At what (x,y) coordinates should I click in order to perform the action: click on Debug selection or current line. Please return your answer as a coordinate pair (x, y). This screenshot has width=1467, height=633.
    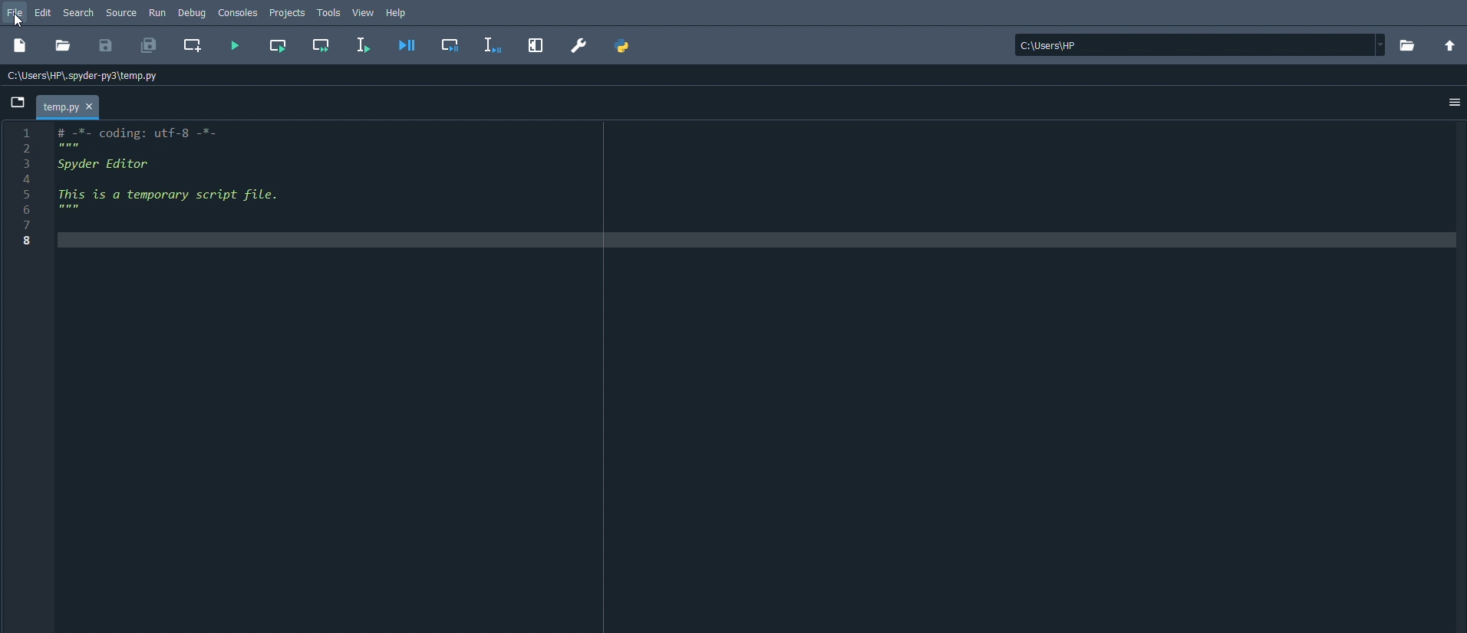
    Looking at the image, I should click on (493, 45).